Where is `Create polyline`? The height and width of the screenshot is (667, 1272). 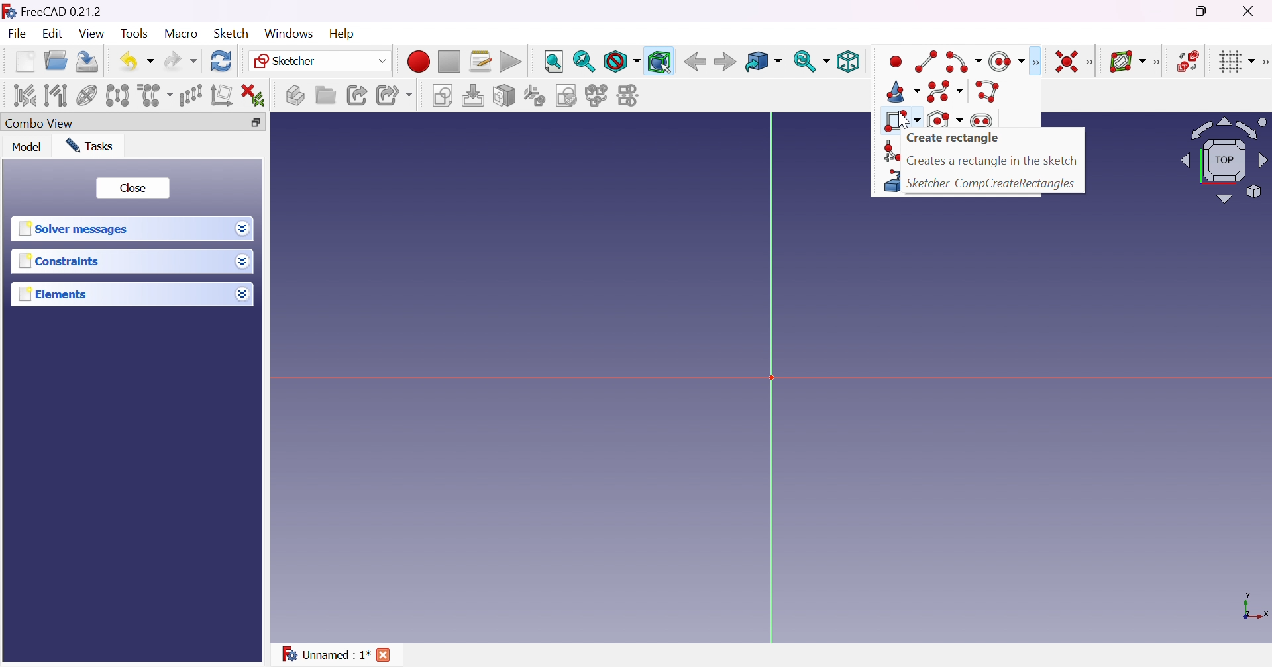
Create polyline is located at coordinates (988, 92).